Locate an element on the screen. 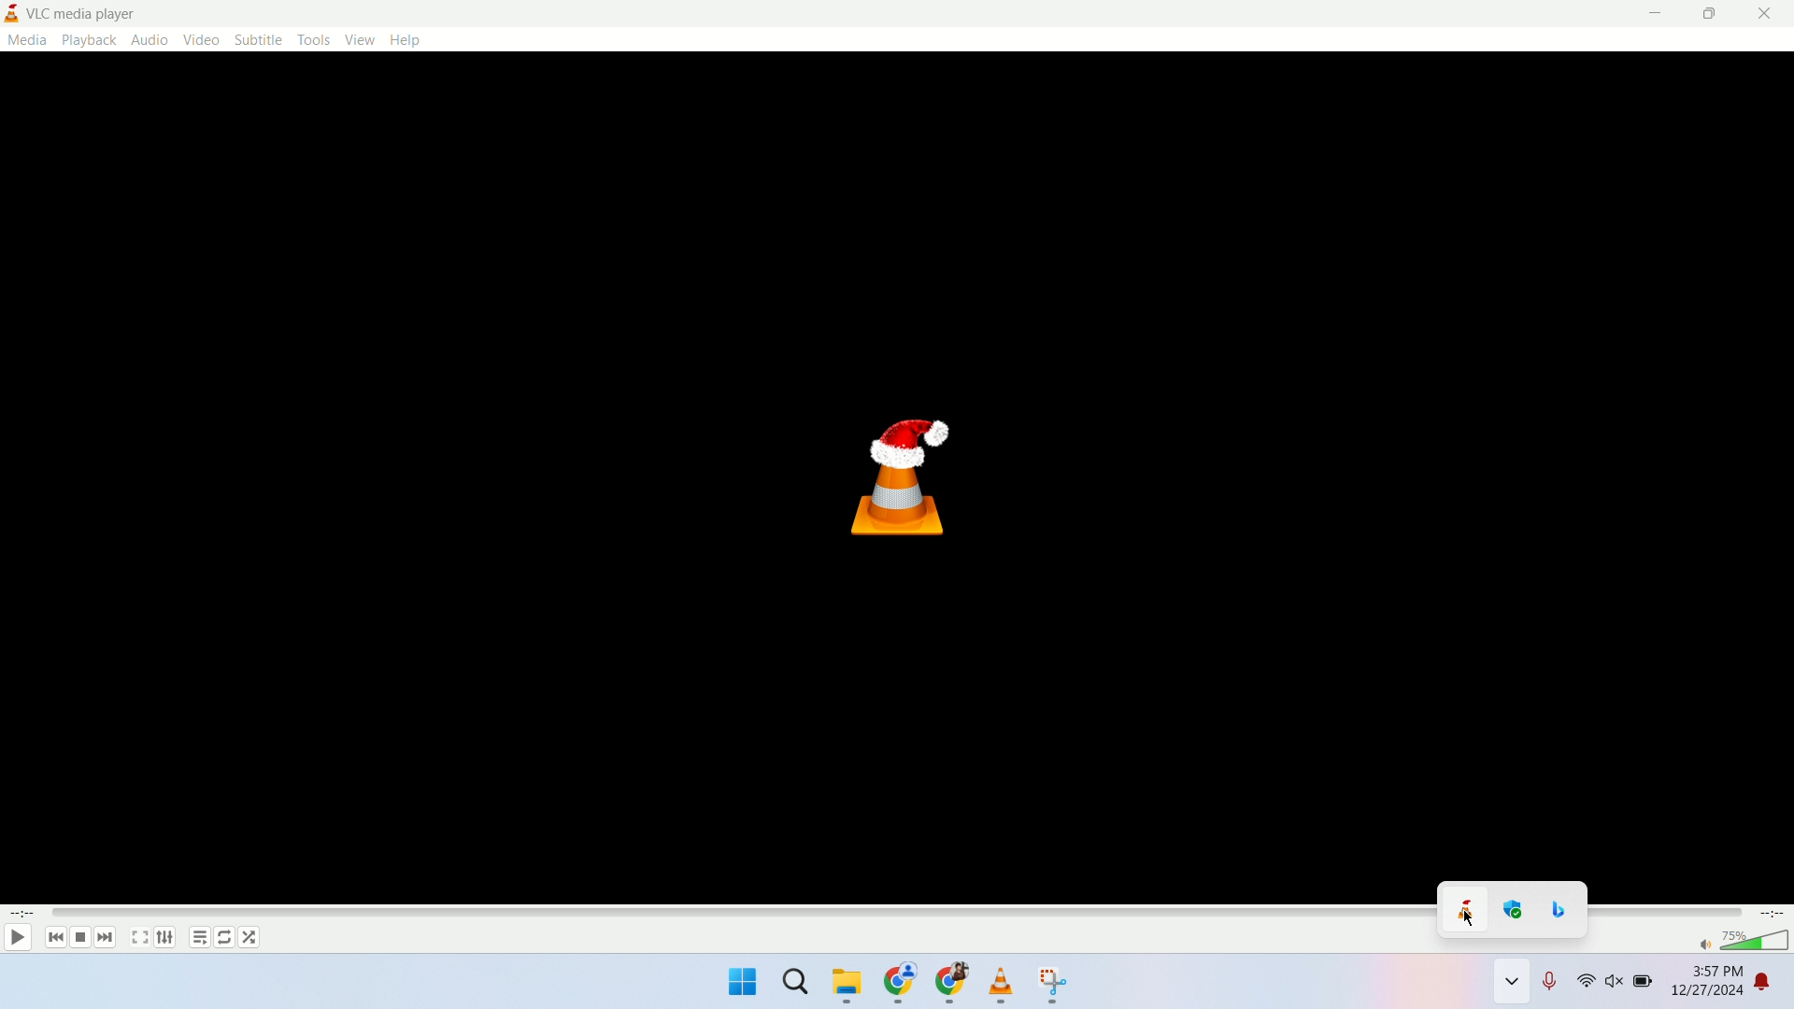  video is located at coordinates (200, 40).